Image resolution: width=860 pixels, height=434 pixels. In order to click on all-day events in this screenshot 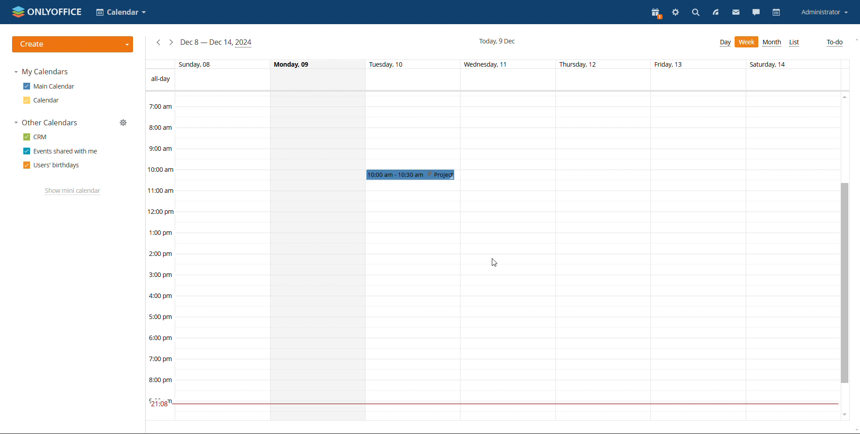, I will do `click(492, 80)`.